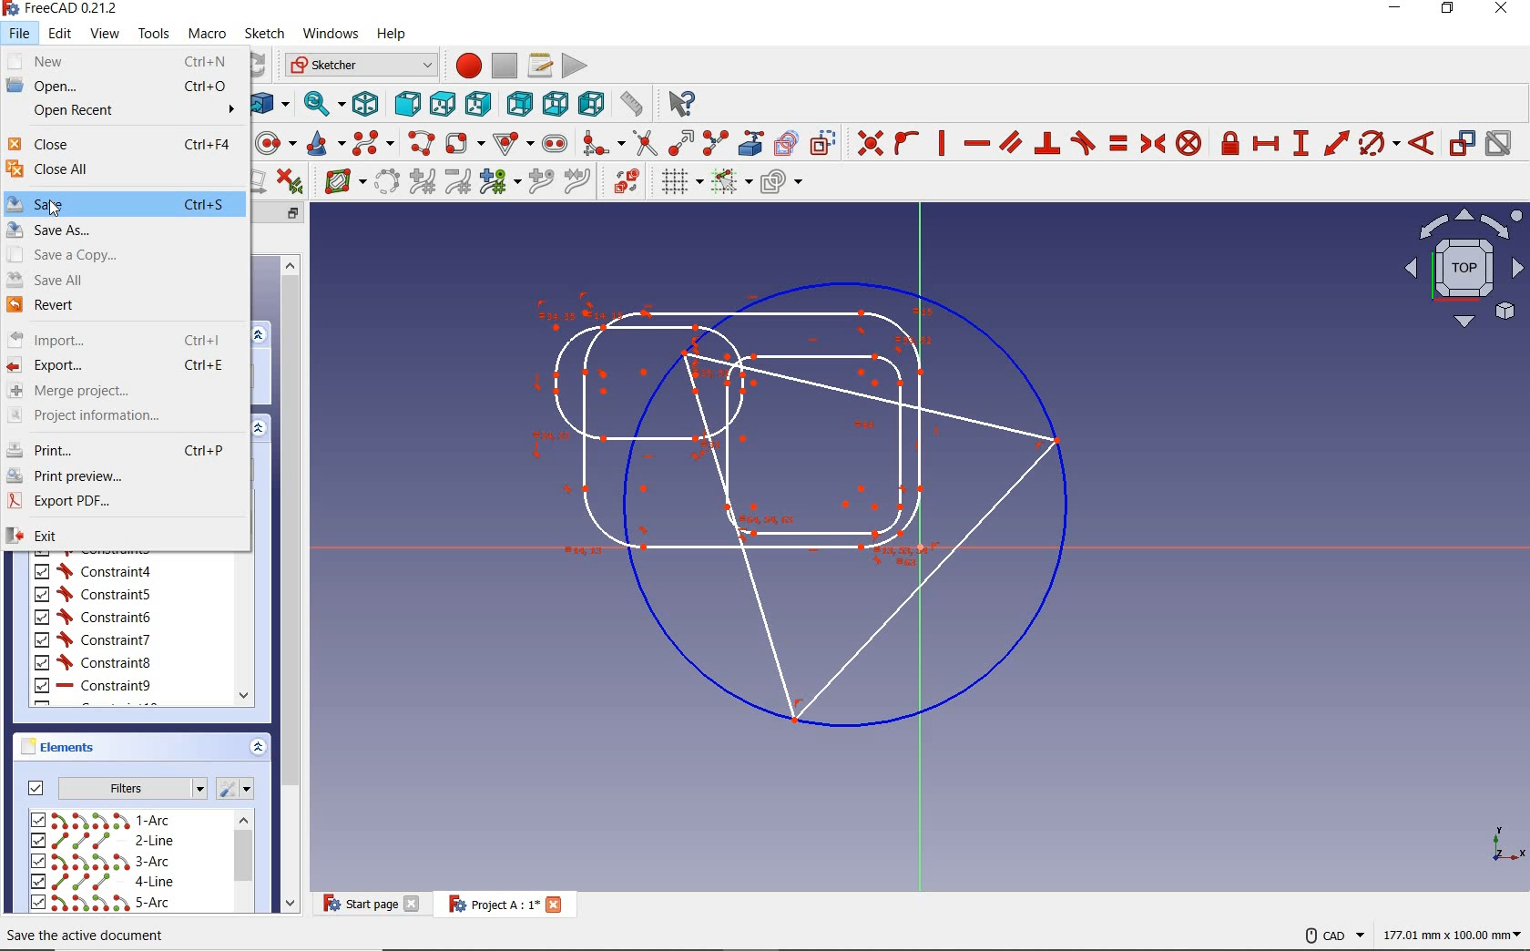  What do you see at coordinates (488, 904) in the screenshot?
I see `project A:1*` at bounding box center [488, 904].